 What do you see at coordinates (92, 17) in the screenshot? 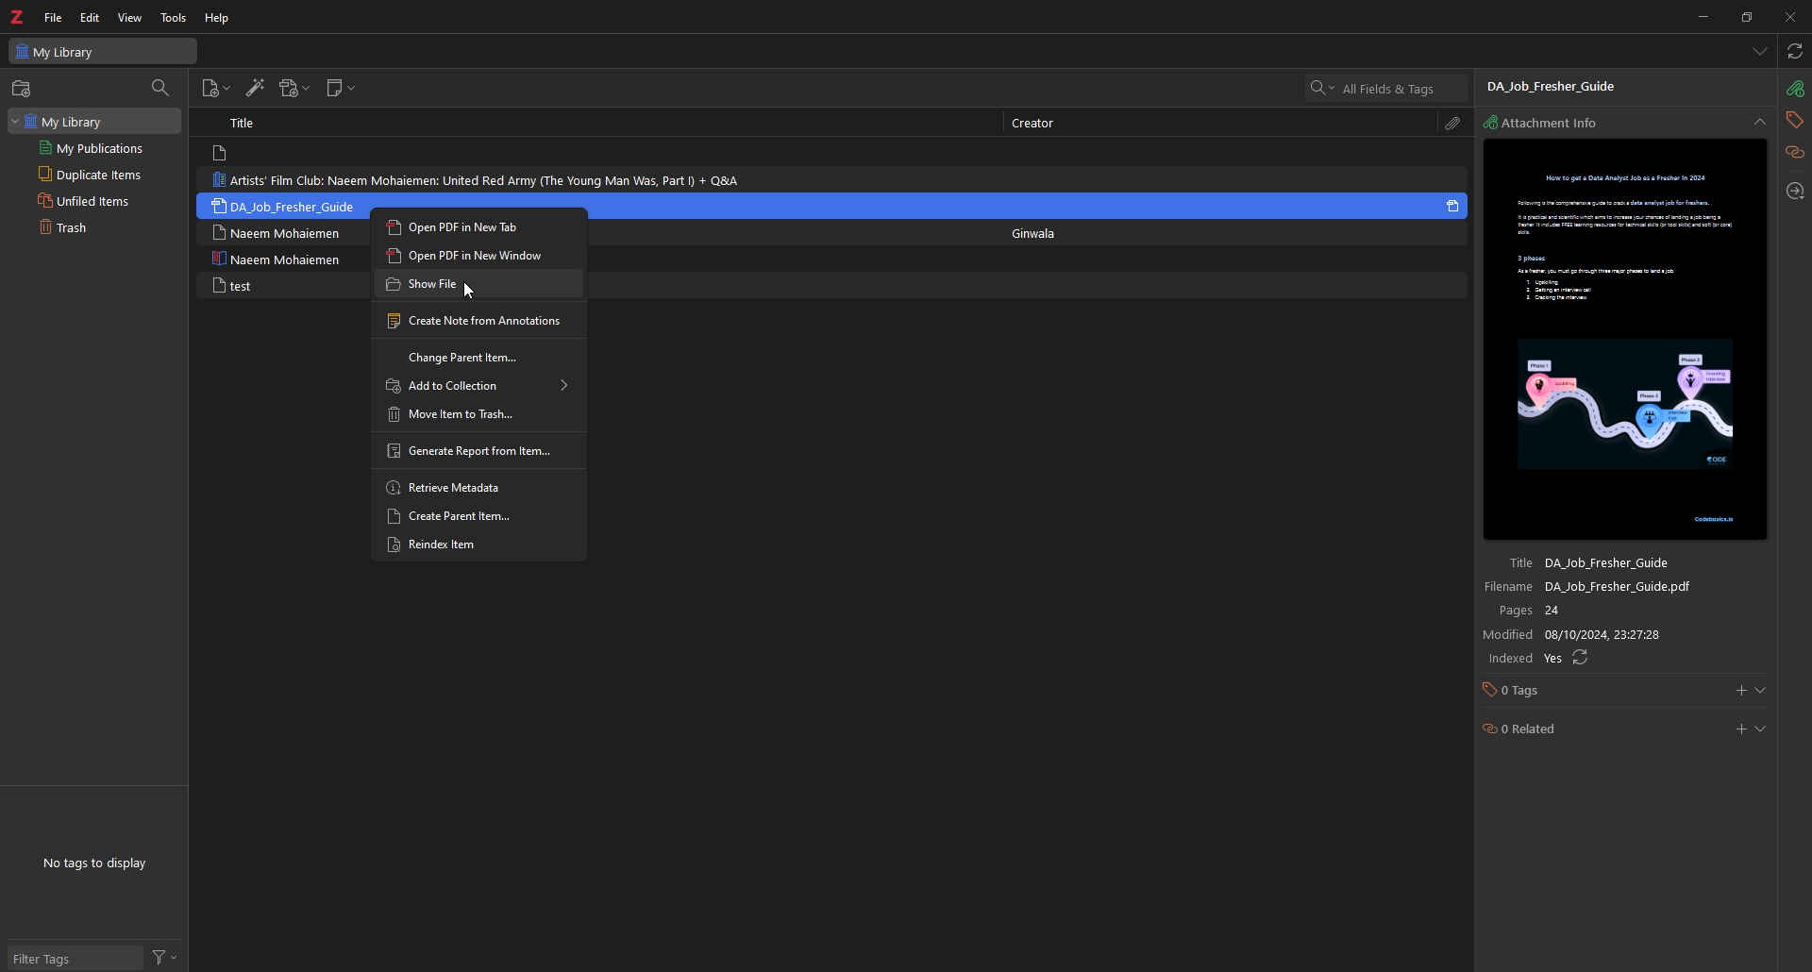
I see `edit` at bounding box center [92, 17].